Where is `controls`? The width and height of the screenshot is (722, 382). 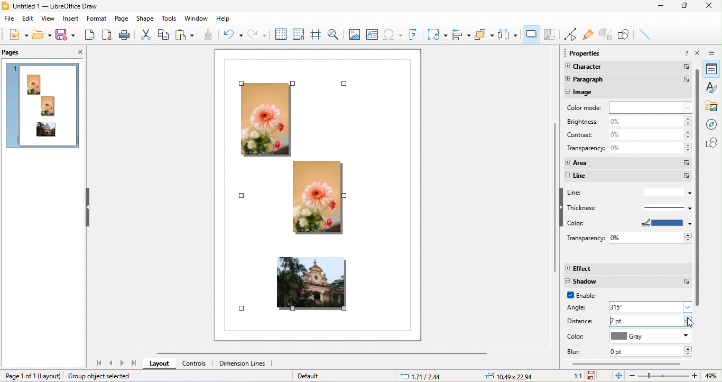 controls is located at coordinates (198, 363).